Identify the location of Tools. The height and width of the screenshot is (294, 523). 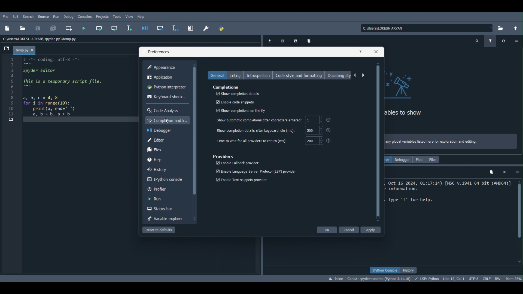
(117, 16).